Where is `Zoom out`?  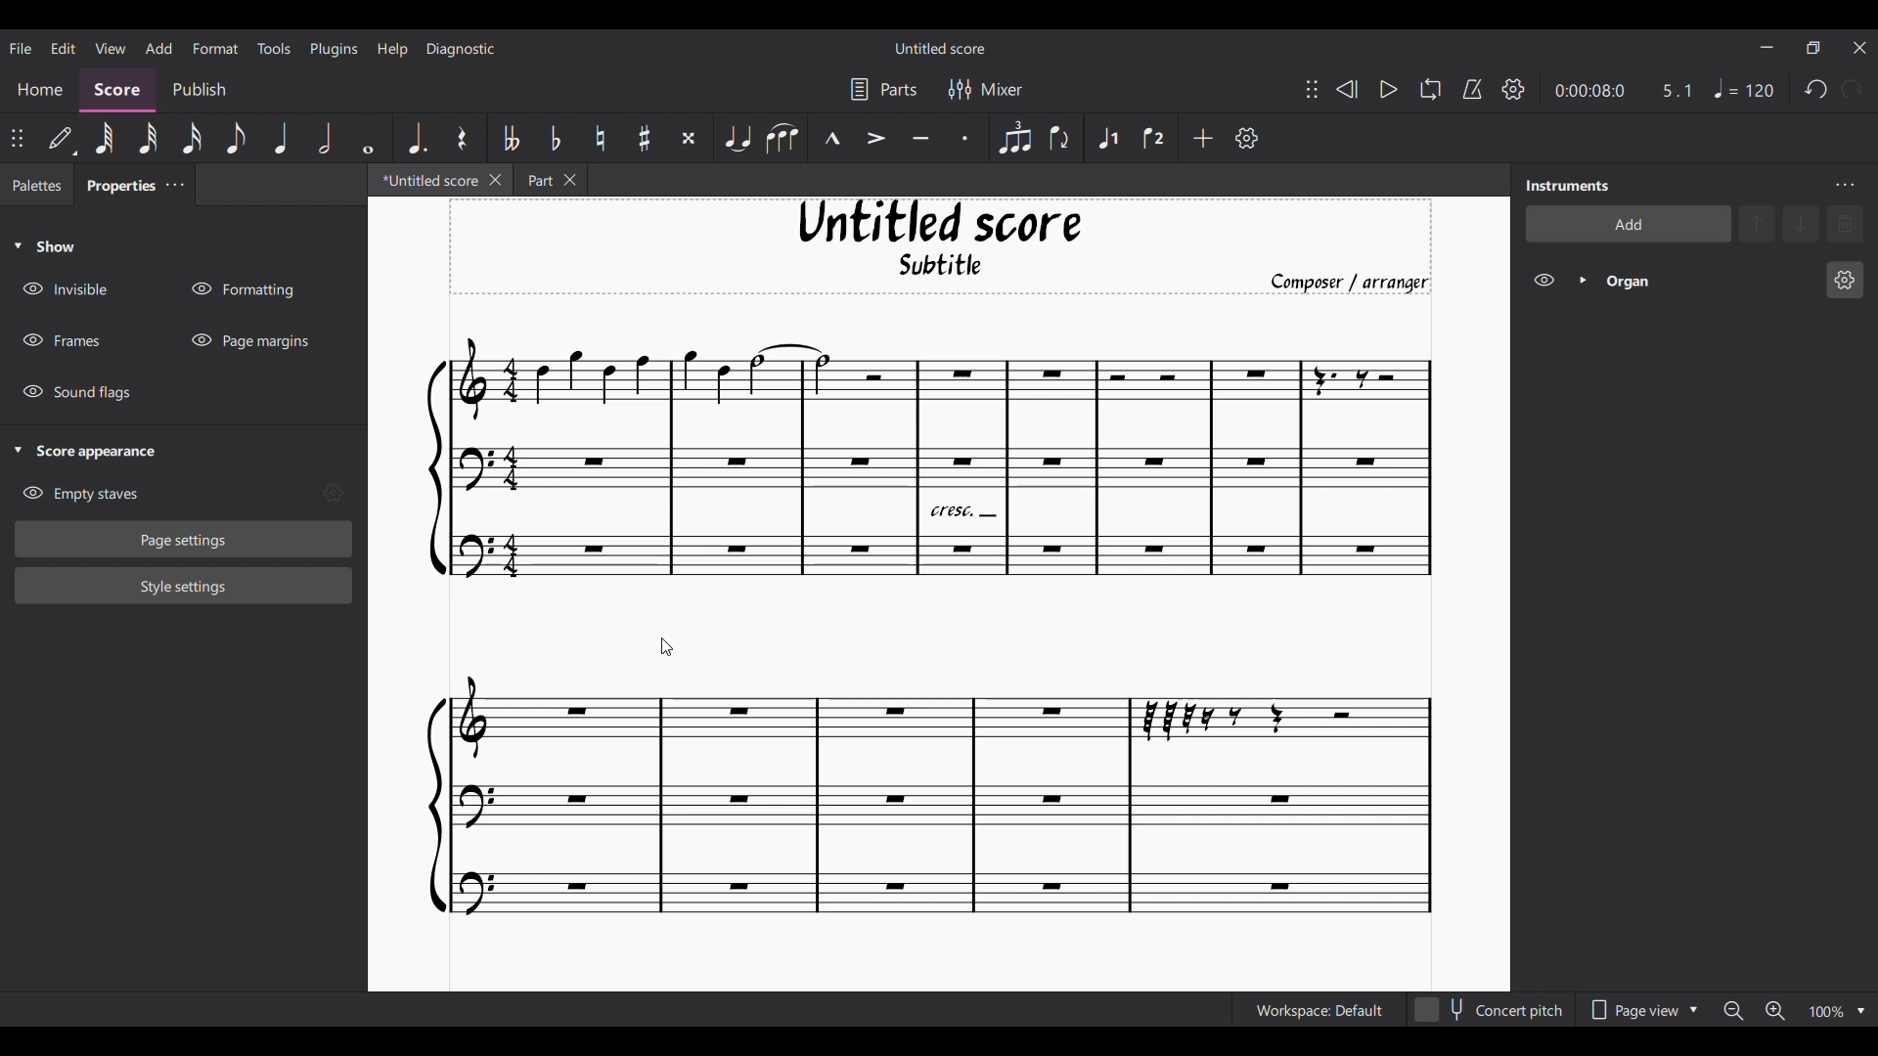 Zoom out is located at coordinates (1733, 1011).